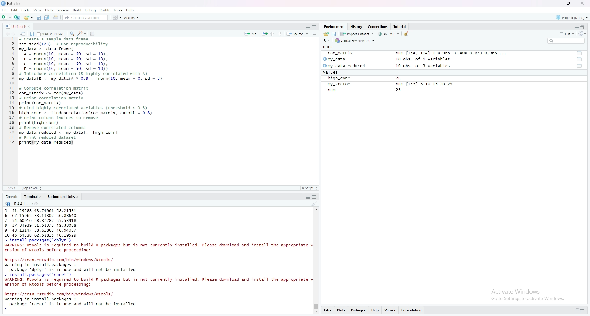  Describe the element at coordinates (49, 10) in the screenshot. I see `Plots` at that location.